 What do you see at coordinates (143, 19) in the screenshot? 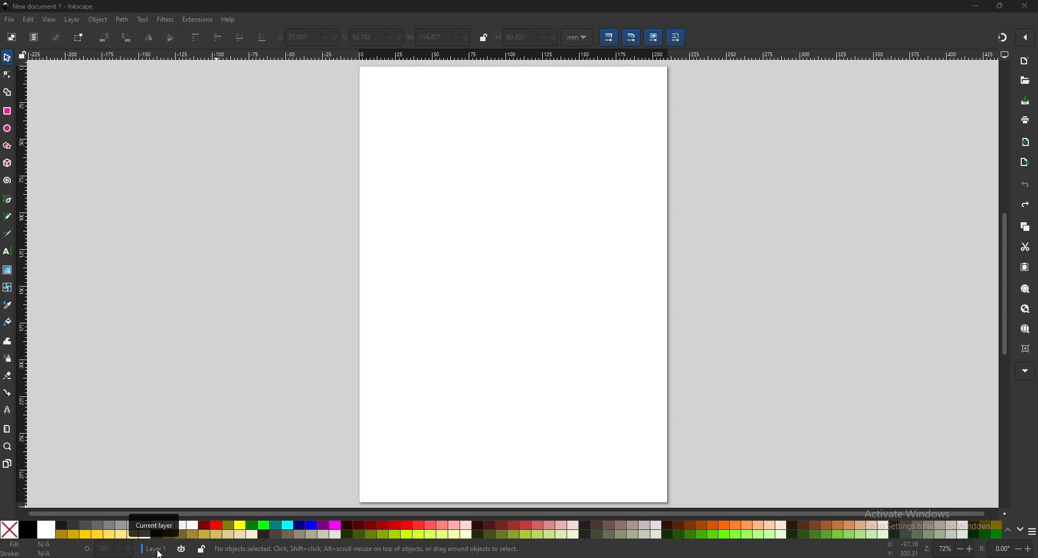
I see `text` at bounding box center [143, 19].